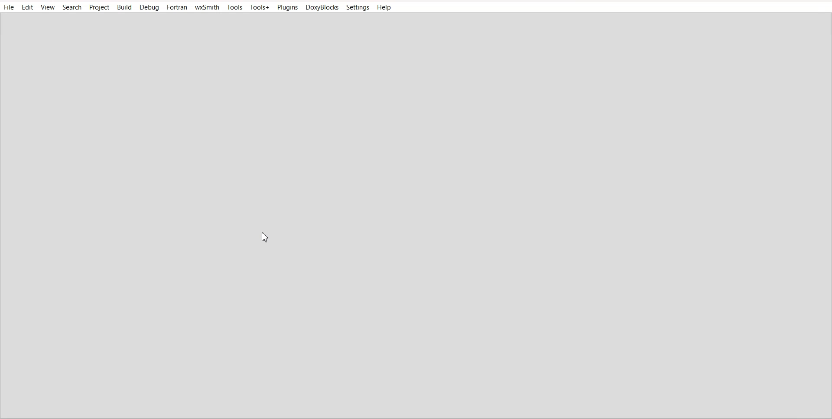  Describe the element at coordinates (27, 7) in the screenshot. I see `Edit` at that location.